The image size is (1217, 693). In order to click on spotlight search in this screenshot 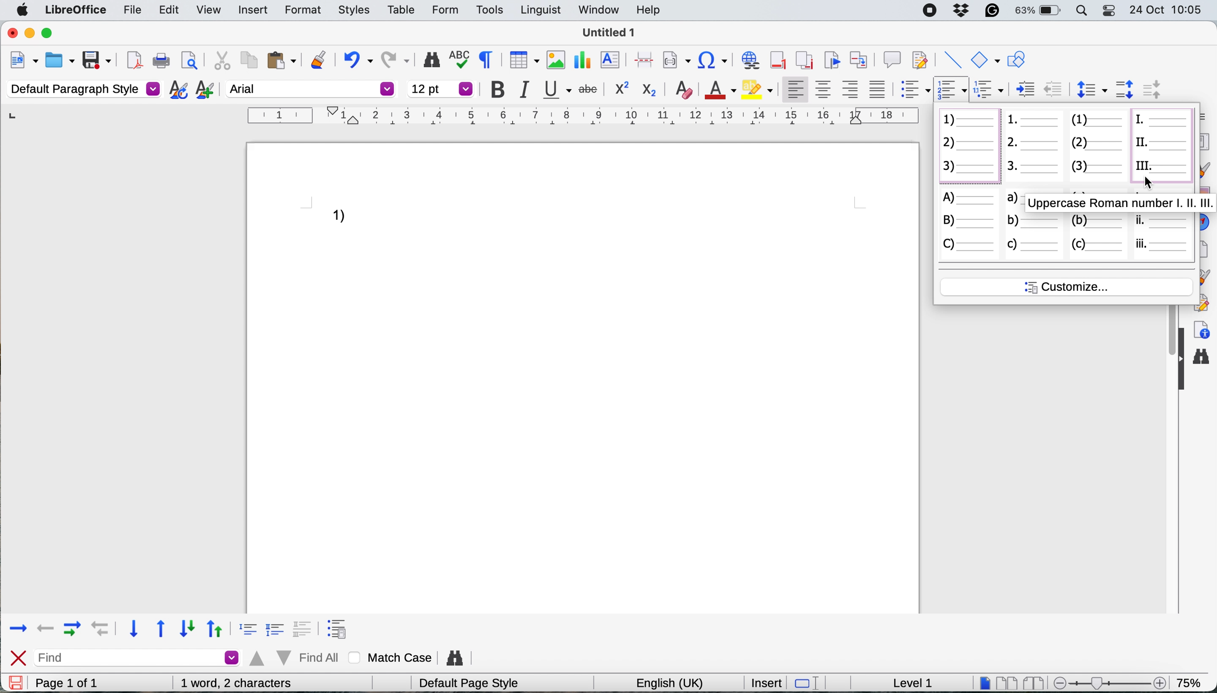, I will do `click(1080, 10)`.